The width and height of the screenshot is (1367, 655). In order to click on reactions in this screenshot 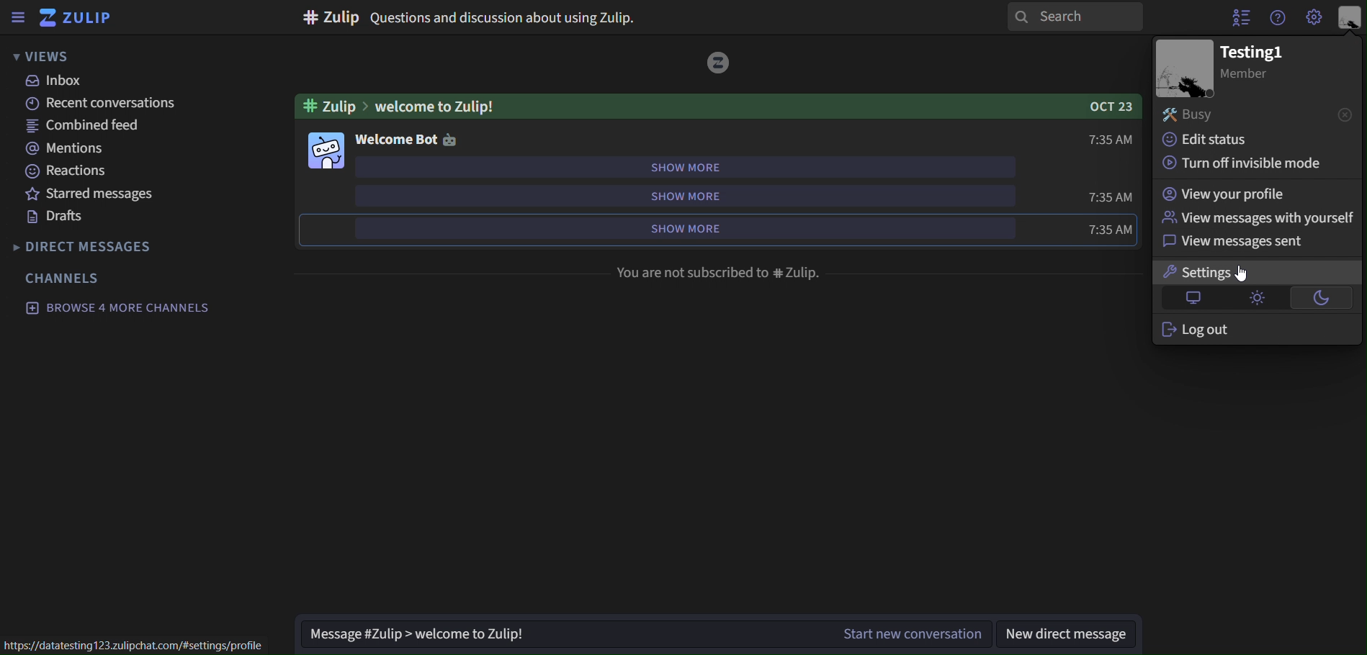, I will do `click(64, 171)`.